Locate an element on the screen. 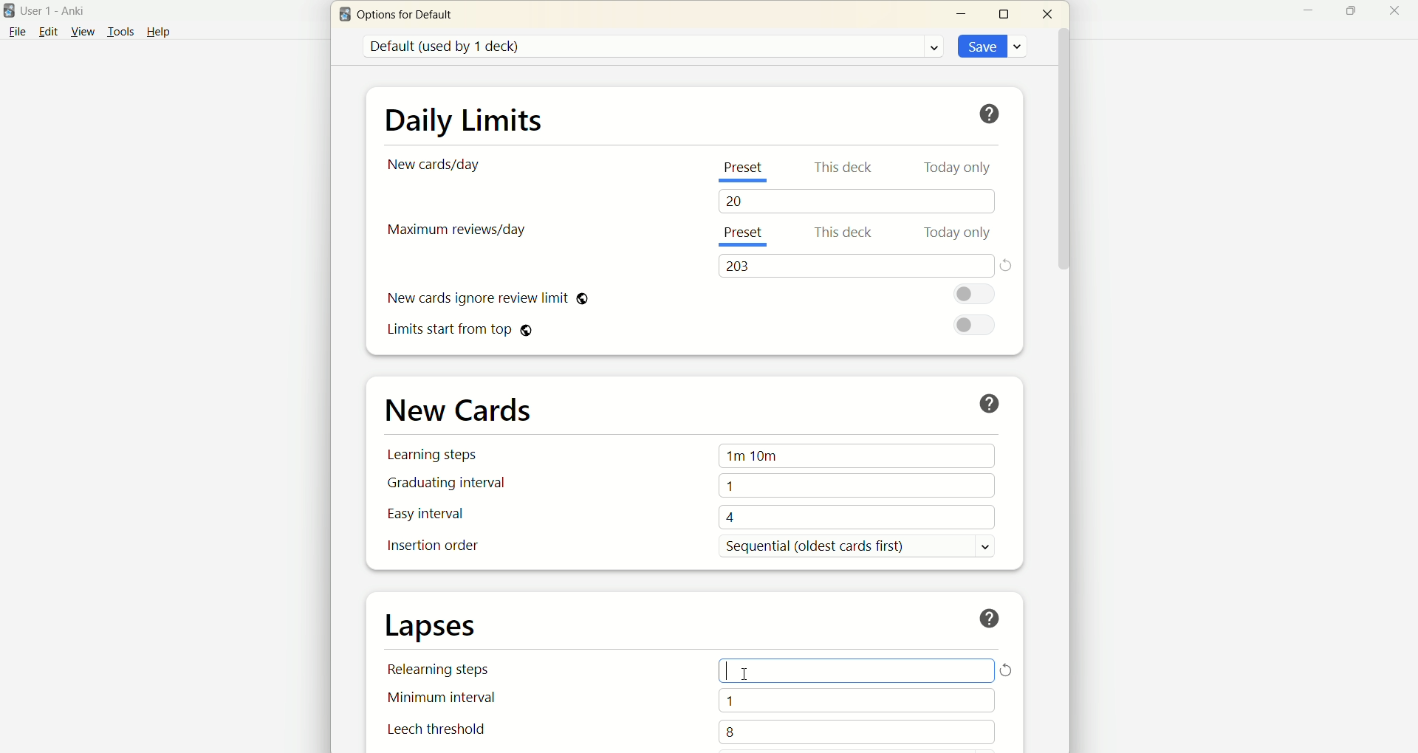 This screenshot has height=753, width=1418. save is located at coordinates (990, 44).